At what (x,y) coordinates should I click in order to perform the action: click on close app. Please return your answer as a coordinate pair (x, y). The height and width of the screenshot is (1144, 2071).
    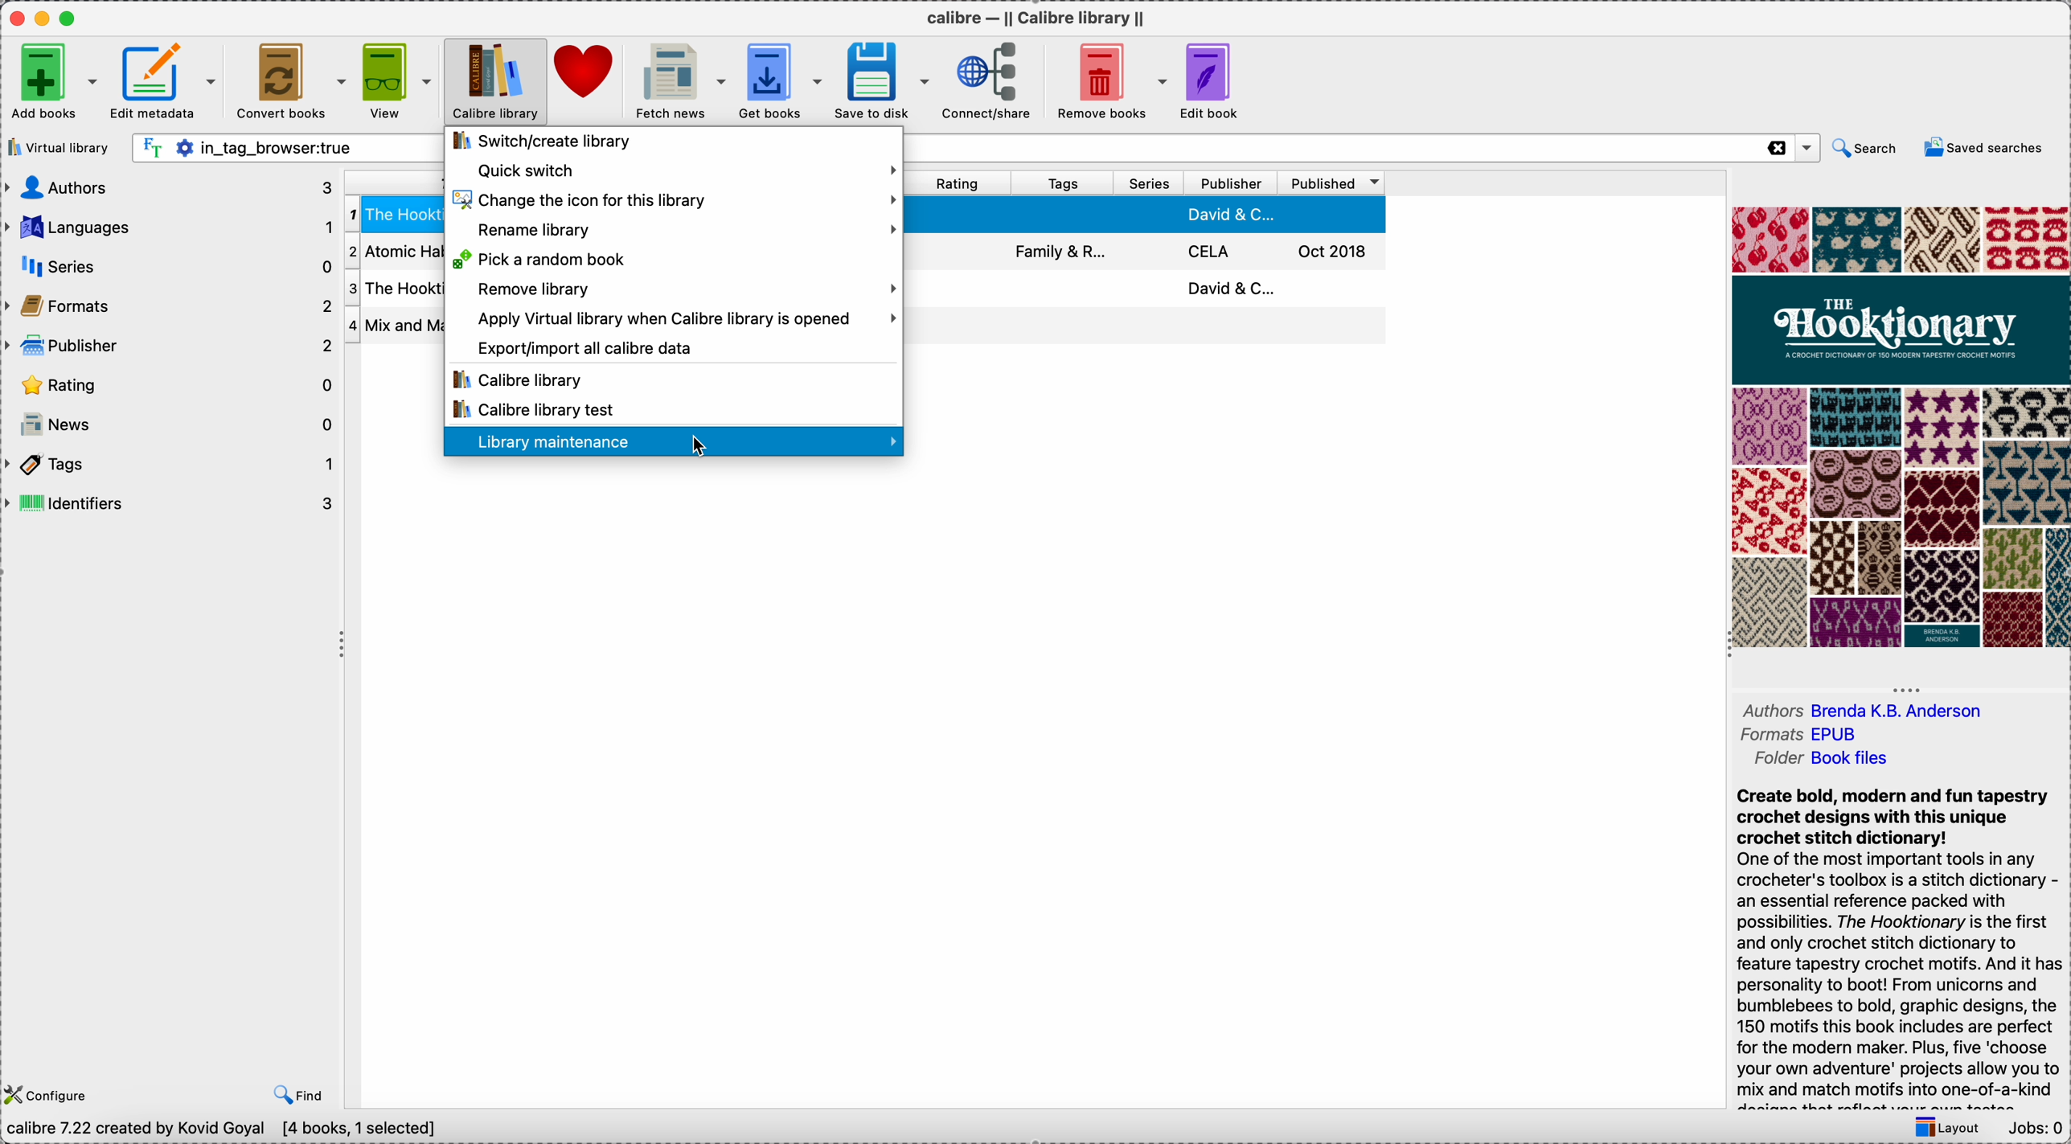
    Looking at the image, I should click on (13, 18).